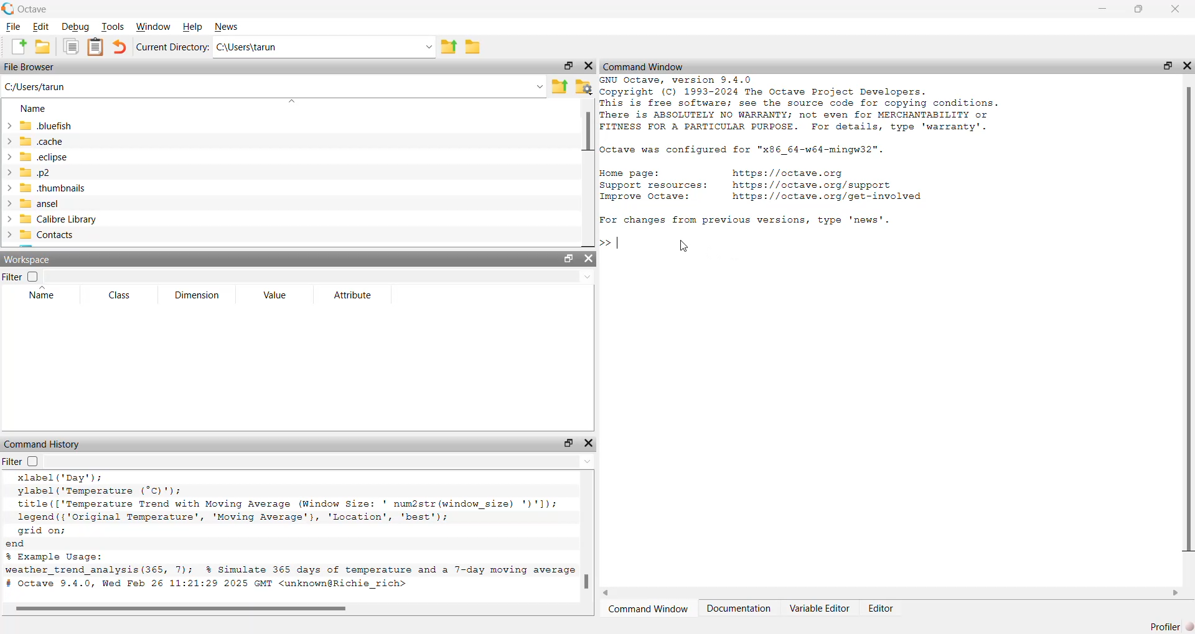 This screenshot has height=634, width=1195. I want to click on eclipse, so click(39, 158).